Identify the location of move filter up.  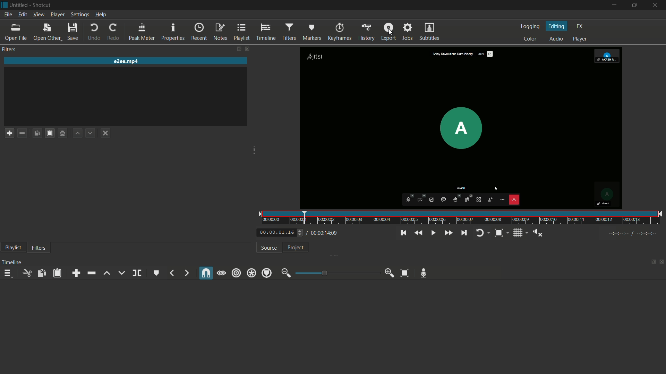
(77, 133).